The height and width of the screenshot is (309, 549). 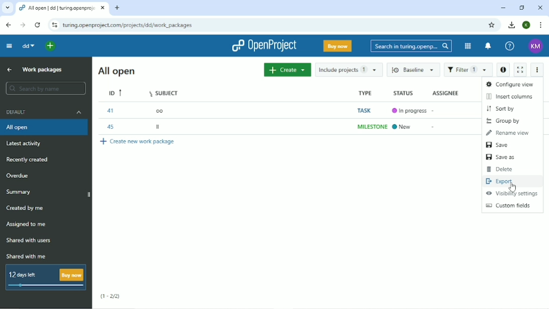 What do you see at coordinates (8, 9) in the screenshot?
I see `Search tabs` at bounding box center [8, 9].